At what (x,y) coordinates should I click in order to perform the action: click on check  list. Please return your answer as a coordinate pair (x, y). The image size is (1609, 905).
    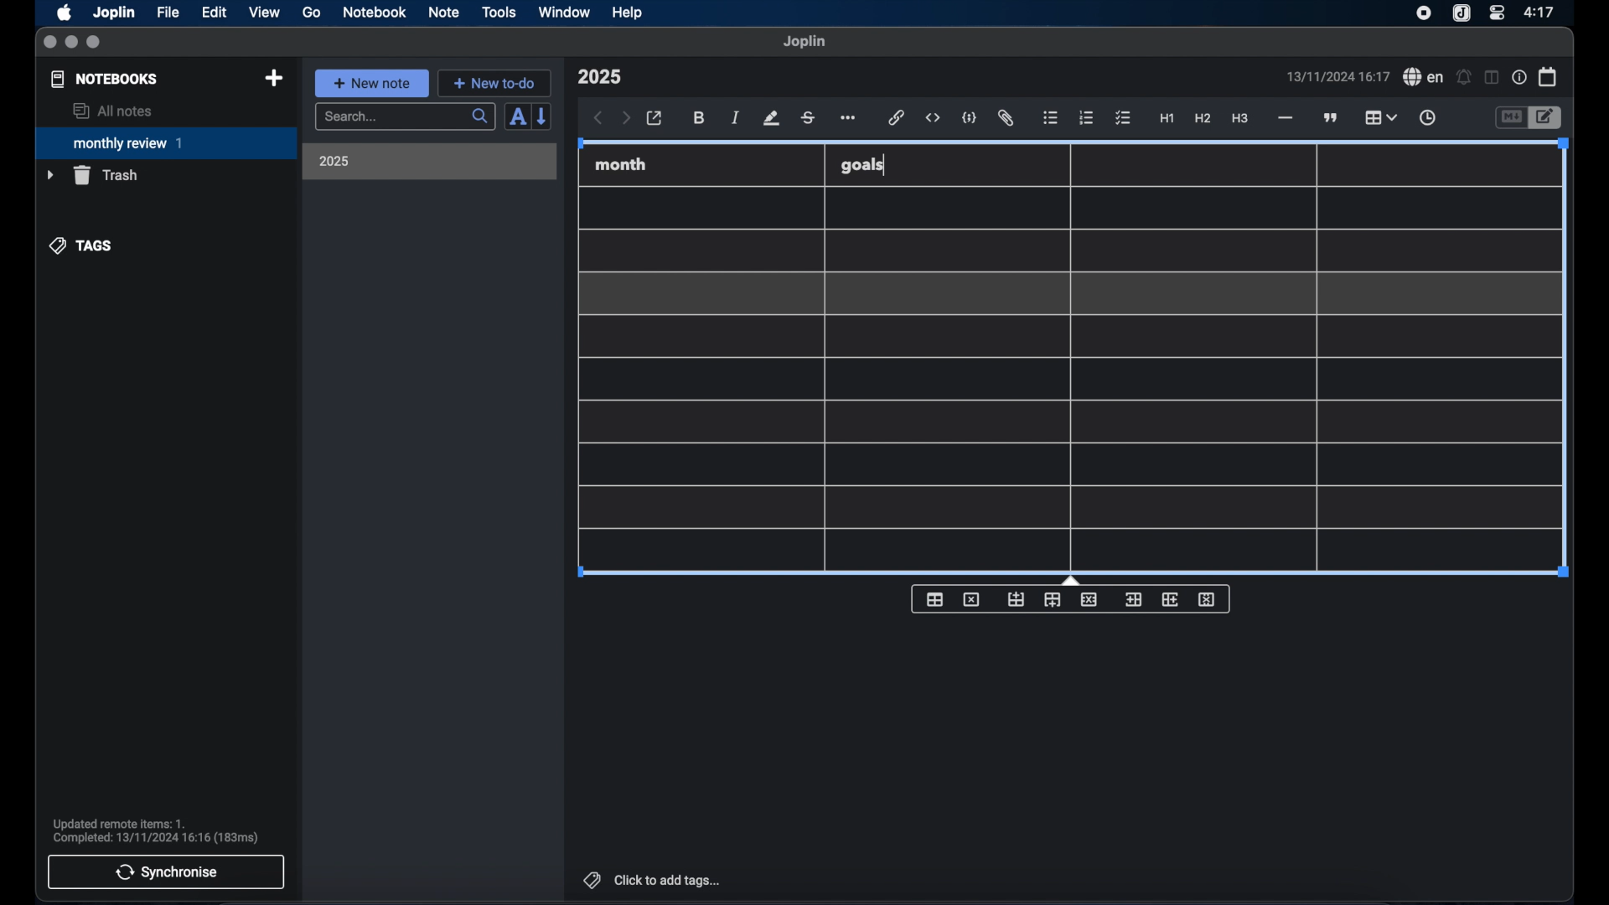
    Looking at the image, I should click on (1123, 119).